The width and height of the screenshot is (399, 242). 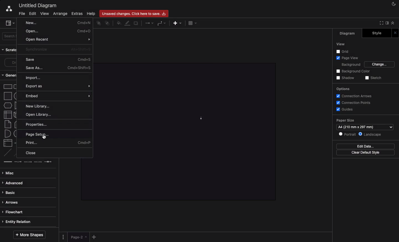 I want to click on Sidebar, so click(x=387, y=23).